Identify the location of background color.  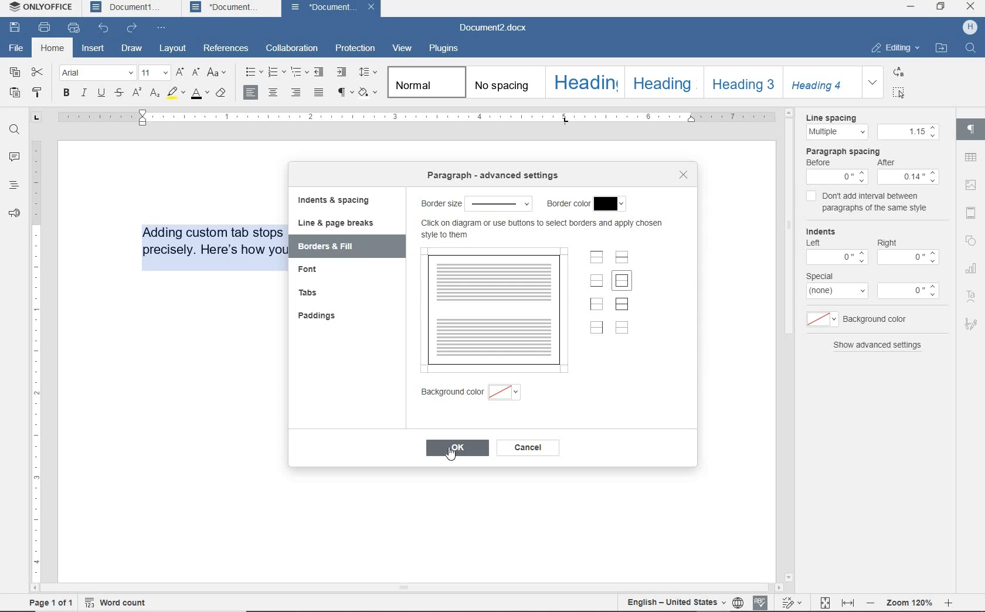
(510, 392).